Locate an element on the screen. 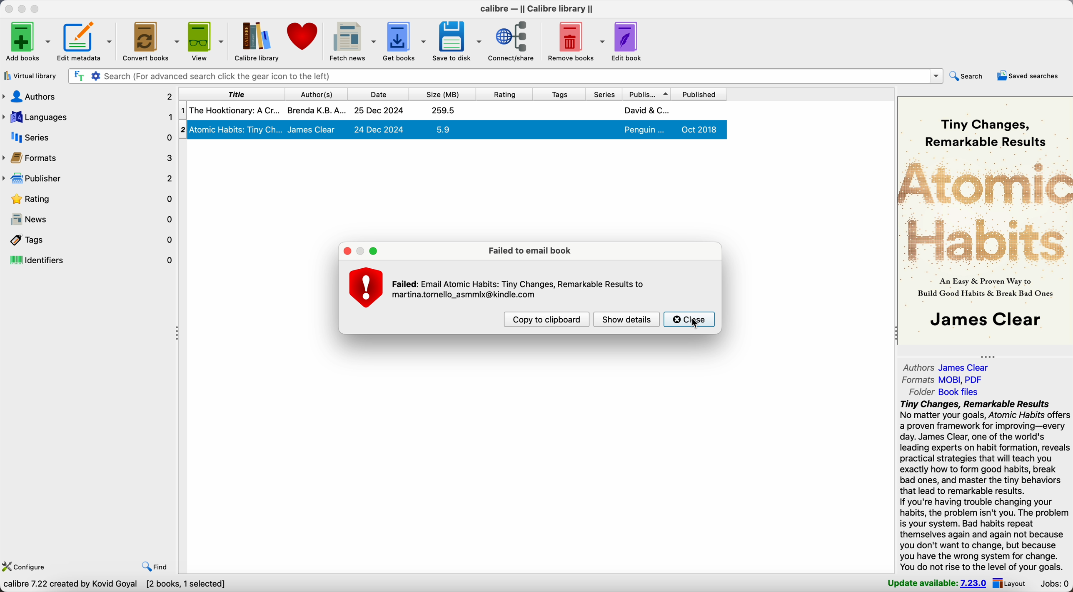  Tiny Changes, Remarkable ResultsNo matter your goals, Atomic Habits offersa proven framework for improving—everyday. James Clear, one of the world'sleading experts on habit formation, revealspractical strategies that will teach youexactly how to form good habits, breakbad ones, and master the tiny behaviorsthat lead to remarkable results.If you're having trouble changing yourhabits, the problem isn't you. The problemis your system. Bad habits repeatthemselves again and again not becauseyou don't want to change, but becauseyou have the wrong system for change.You do not rise to the level of your goals. is located at coordinates (985, 485).